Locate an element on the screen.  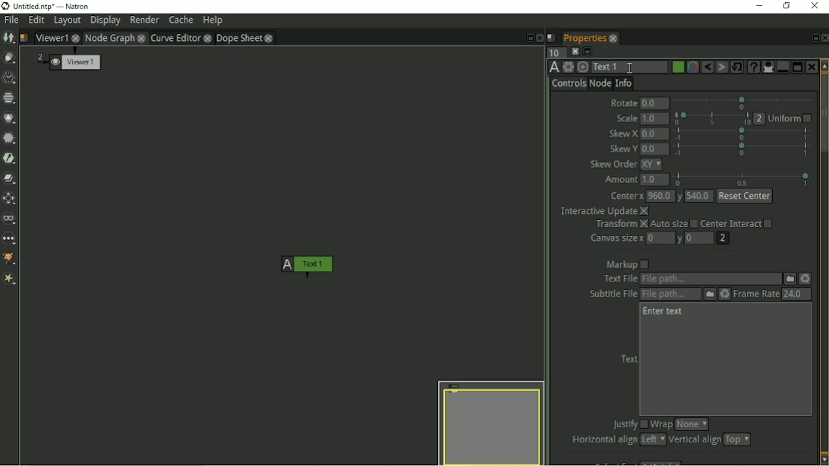
Skew Order is located at coordinates (611, 164).